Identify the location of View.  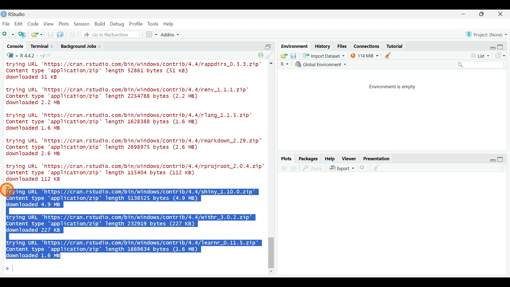
(49, 24).